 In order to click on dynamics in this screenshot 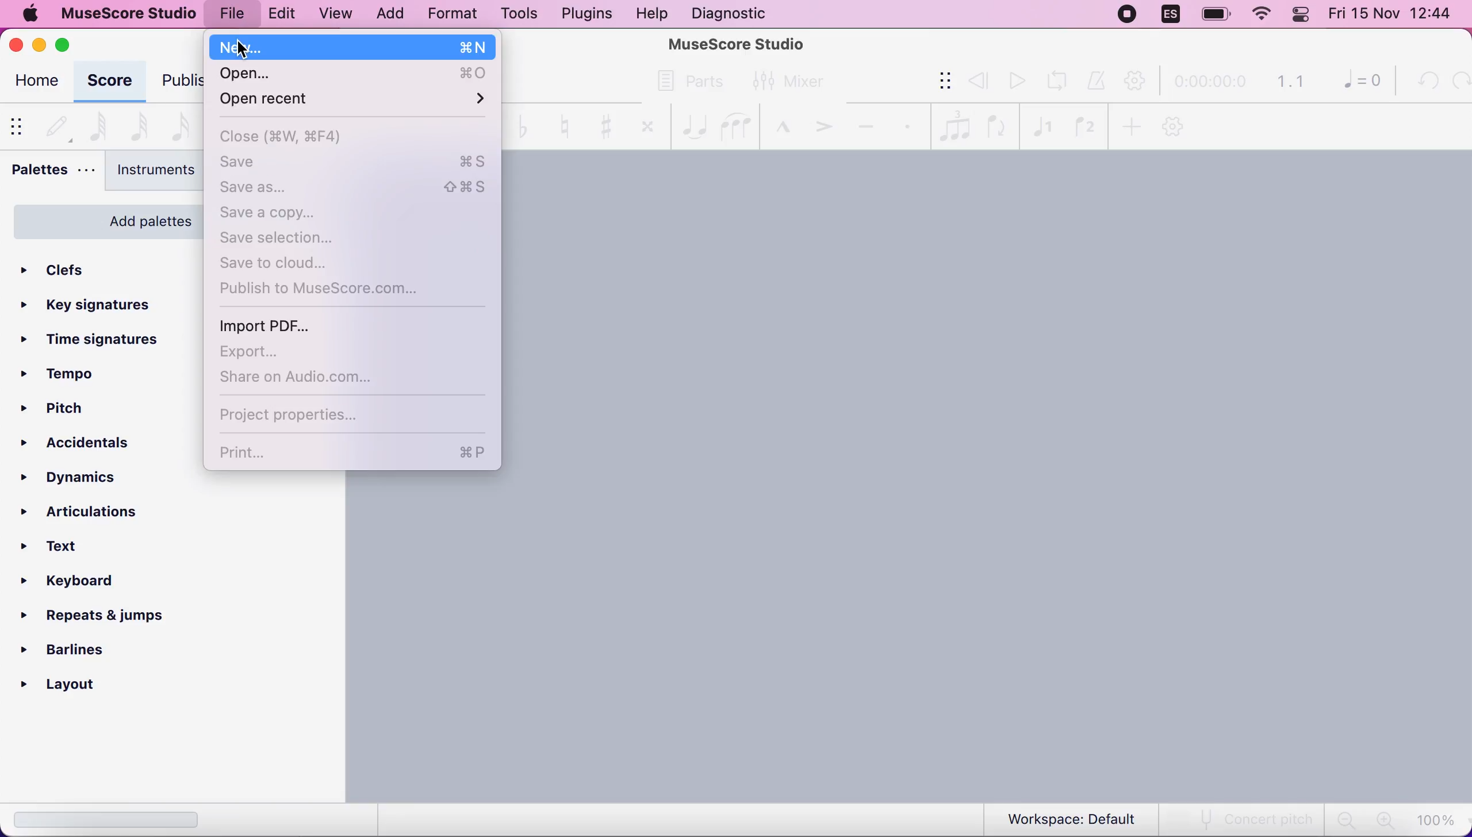, I will do `click(97, 476)`.